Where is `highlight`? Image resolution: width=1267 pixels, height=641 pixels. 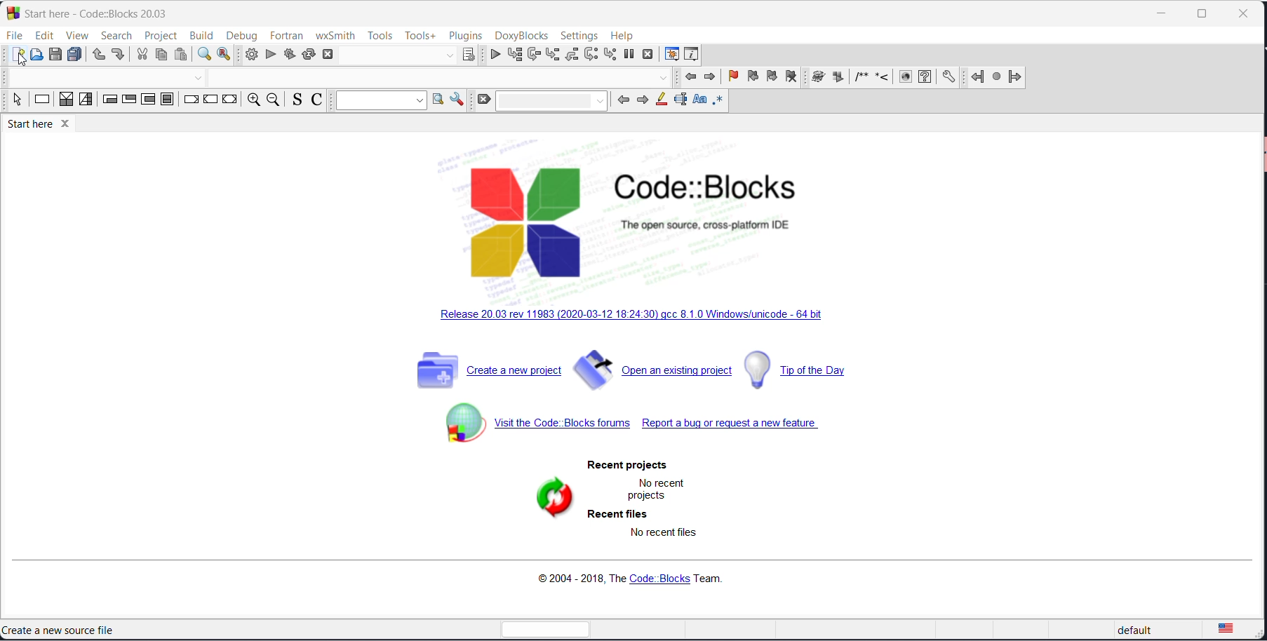
highlight is located at coordinates (661, 102).